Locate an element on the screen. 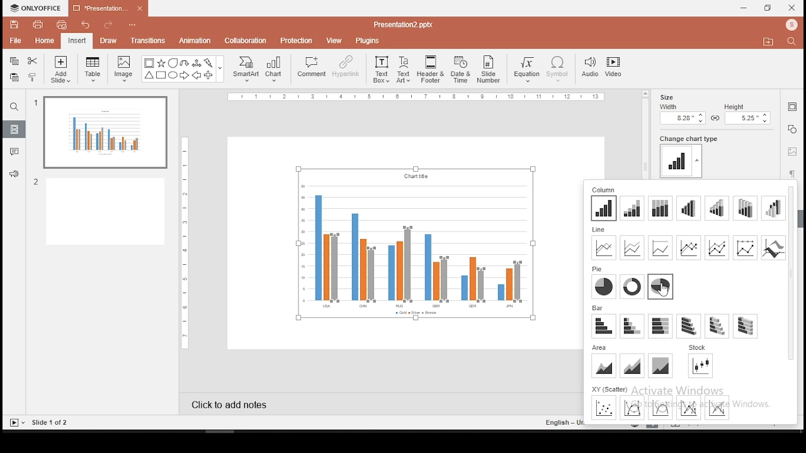 This screenshot has width=806, height=453. line 4 is located at coordinates (689, 247).